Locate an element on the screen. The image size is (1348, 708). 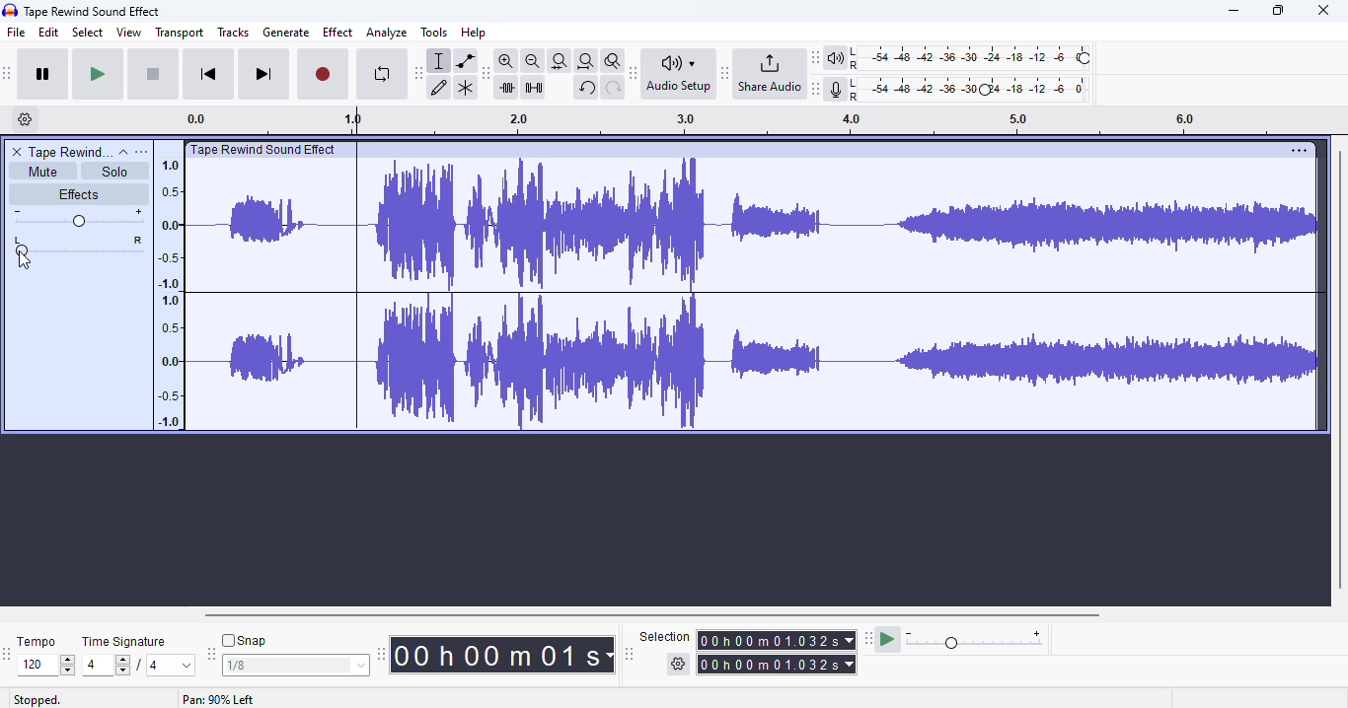
pan is located at coordinates (90, 246).